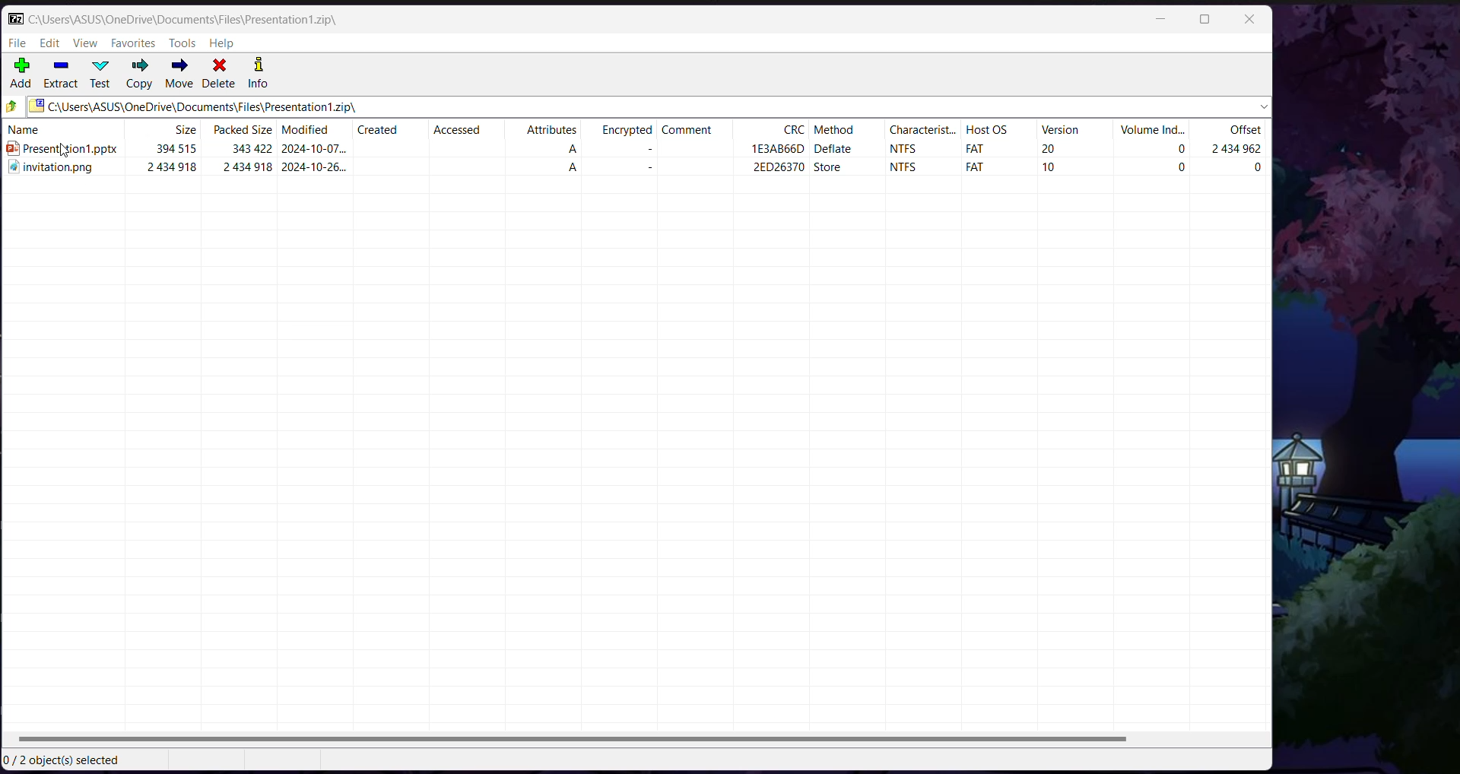  I want to click on 0, so click(1178, 167).